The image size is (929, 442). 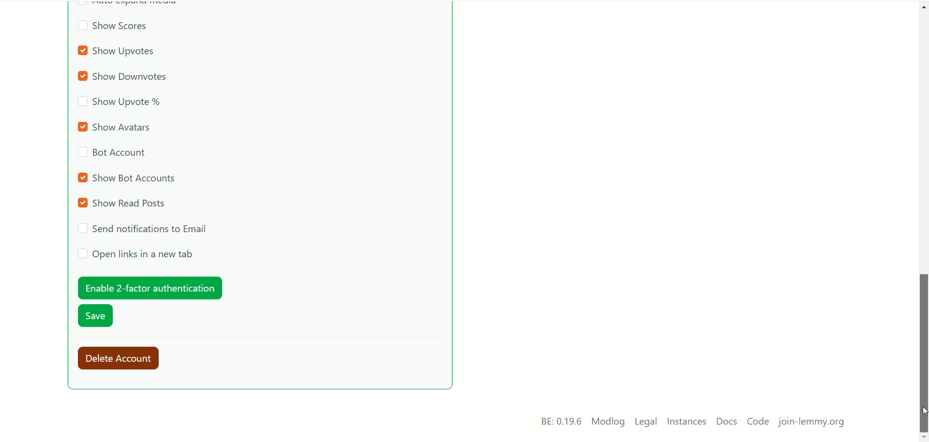 I want to click on BE, so click(x=559, y=422).